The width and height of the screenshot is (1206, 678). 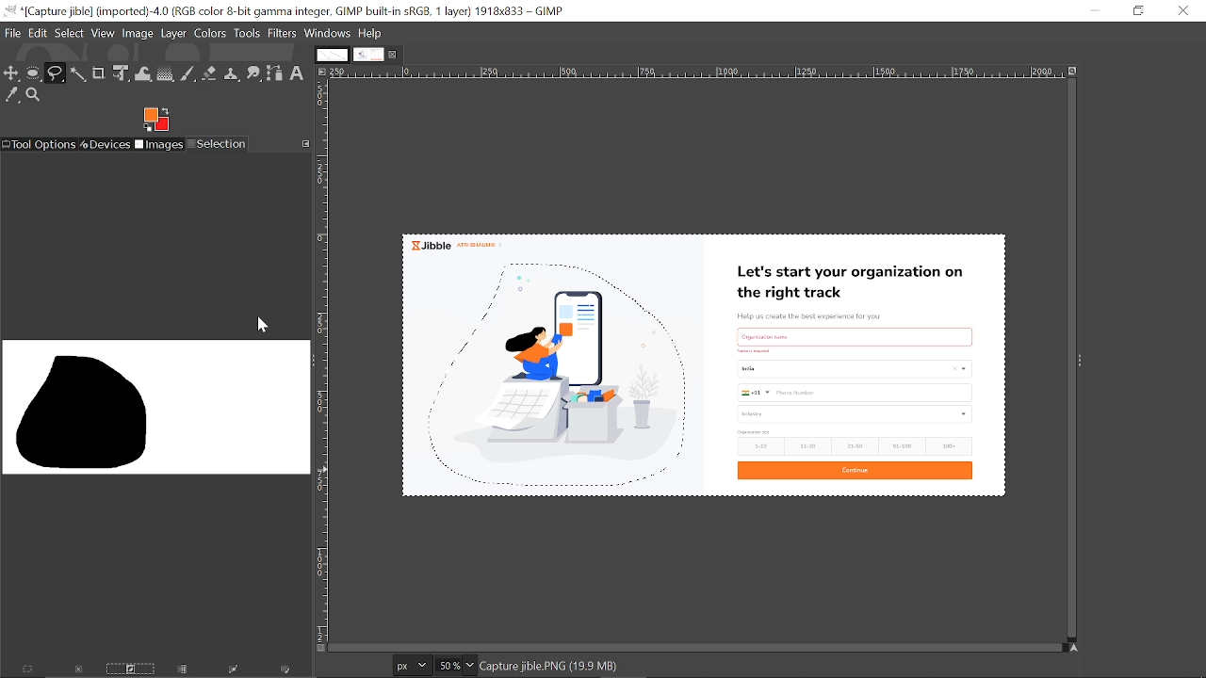 I want to click on Colors, so click(x=212, y=33).